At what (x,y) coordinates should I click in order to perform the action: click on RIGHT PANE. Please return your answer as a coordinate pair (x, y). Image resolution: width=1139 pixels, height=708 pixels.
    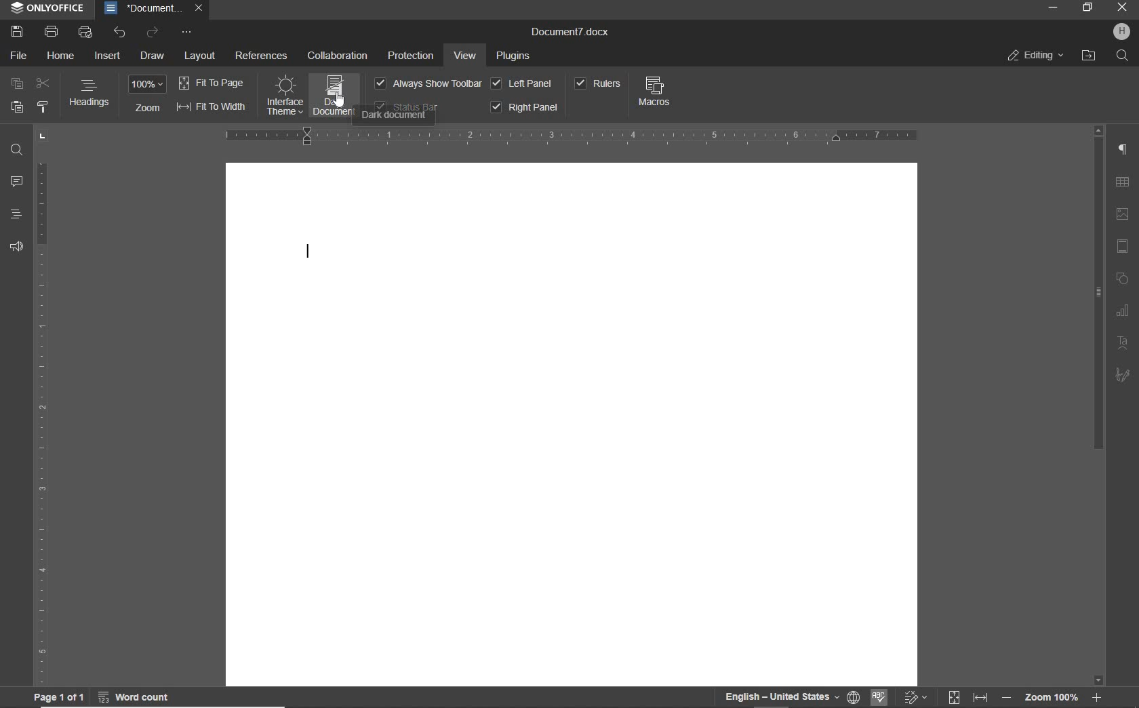
    Looking at the image, I should click on (523, 106).